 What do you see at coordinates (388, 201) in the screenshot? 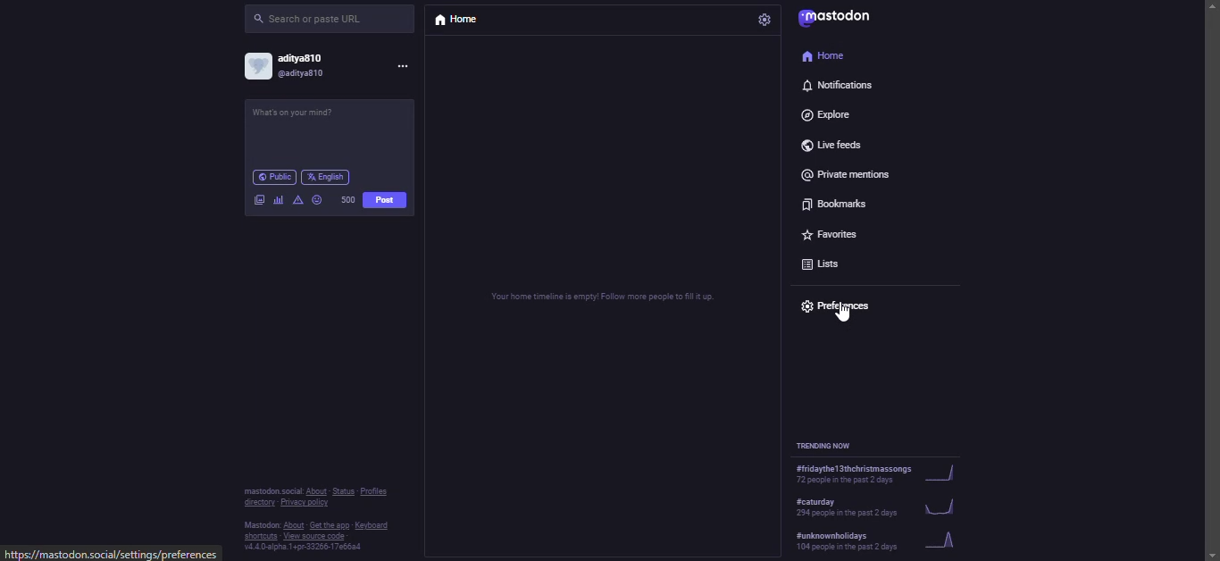
I see `post` at bounding box center [388, 201].